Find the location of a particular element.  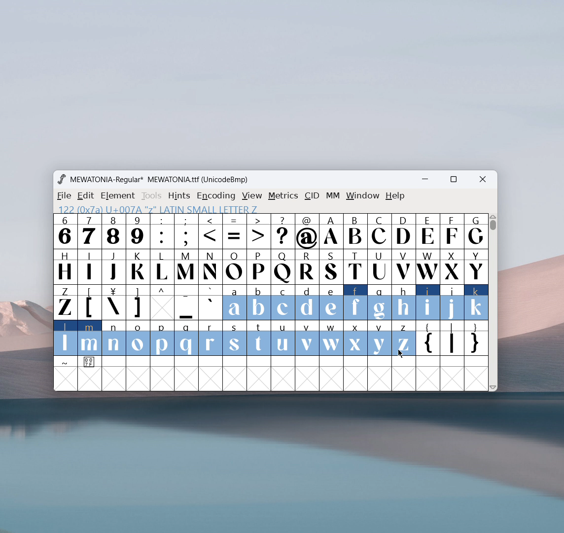

~ is located at coordinates (66, 362).